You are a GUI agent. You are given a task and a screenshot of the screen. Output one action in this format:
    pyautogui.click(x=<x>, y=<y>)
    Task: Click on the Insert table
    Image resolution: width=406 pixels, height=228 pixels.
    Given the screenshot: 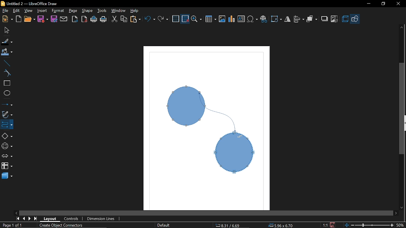 What is the action you would take?
    pyautogui.click(x=211, y=19)
    